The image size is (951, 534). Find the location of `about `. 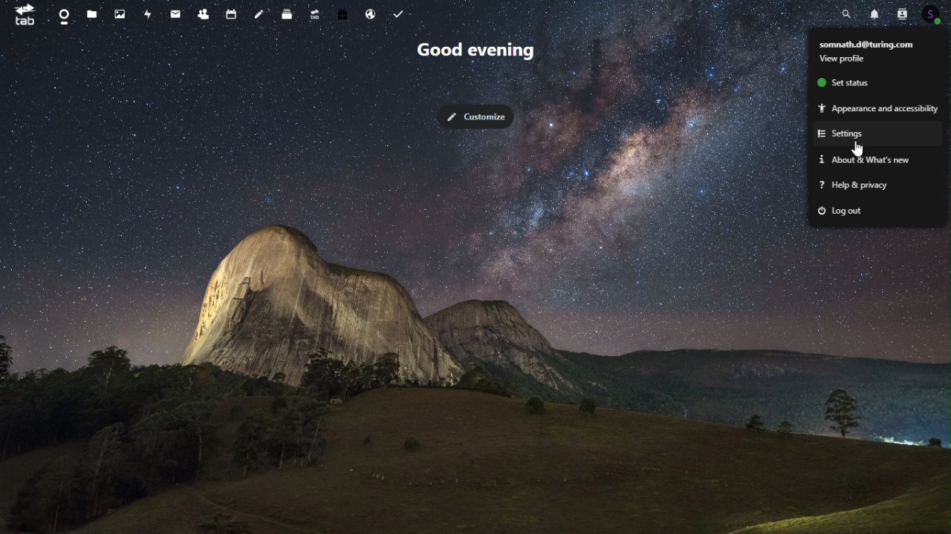

about  is located at coordinates (878, 162).